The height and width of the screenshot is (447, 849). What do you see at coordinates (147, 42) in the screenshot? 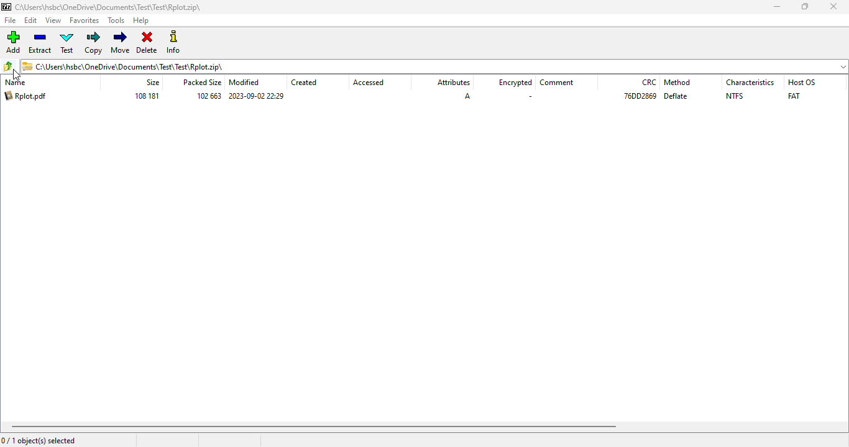
I see `delete` at bounding box center [147, 42].